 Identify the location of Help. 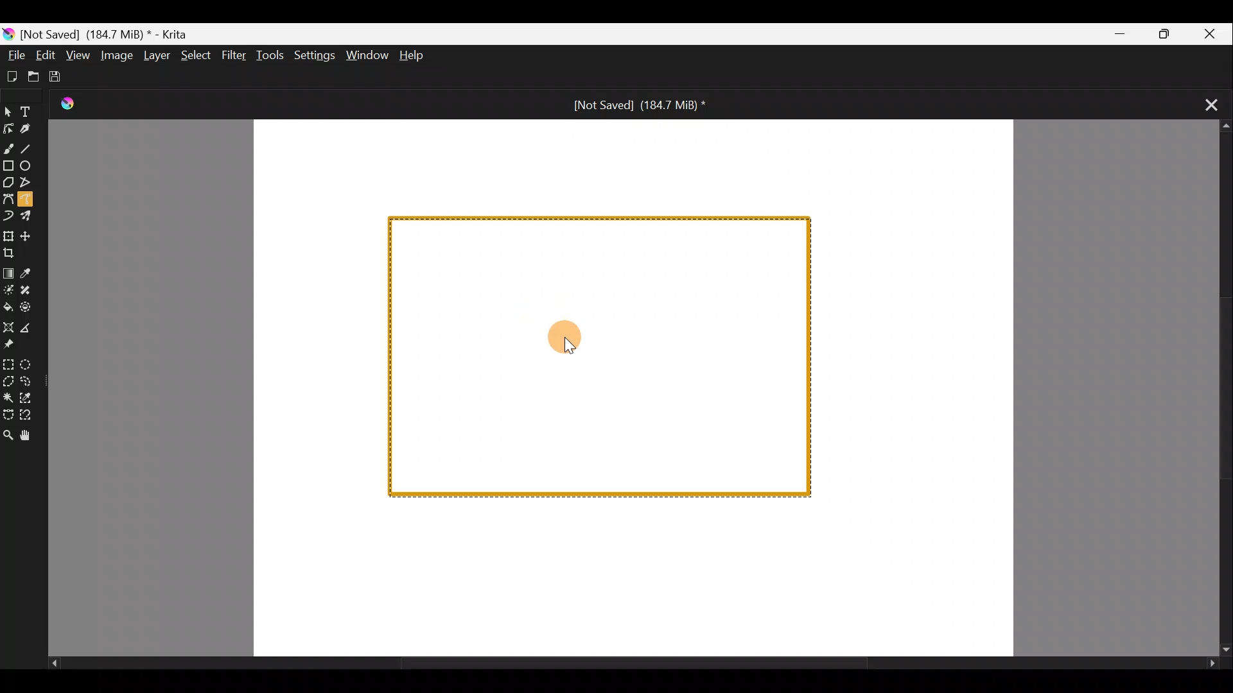
(419, 55).